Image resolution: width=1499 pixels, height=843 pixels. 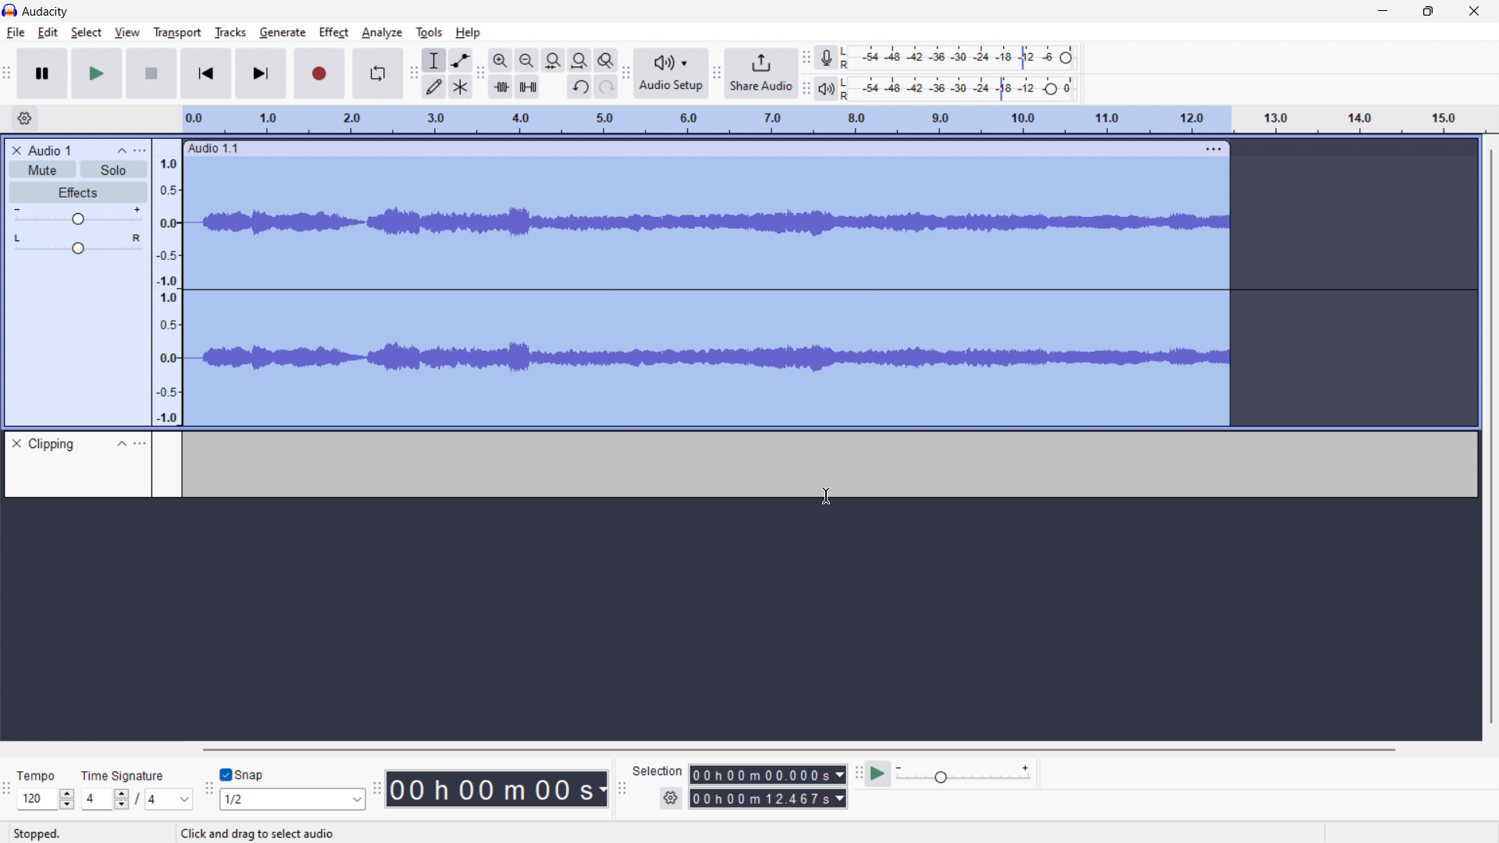 I want to click on analyze, so click(x=382, y=33).